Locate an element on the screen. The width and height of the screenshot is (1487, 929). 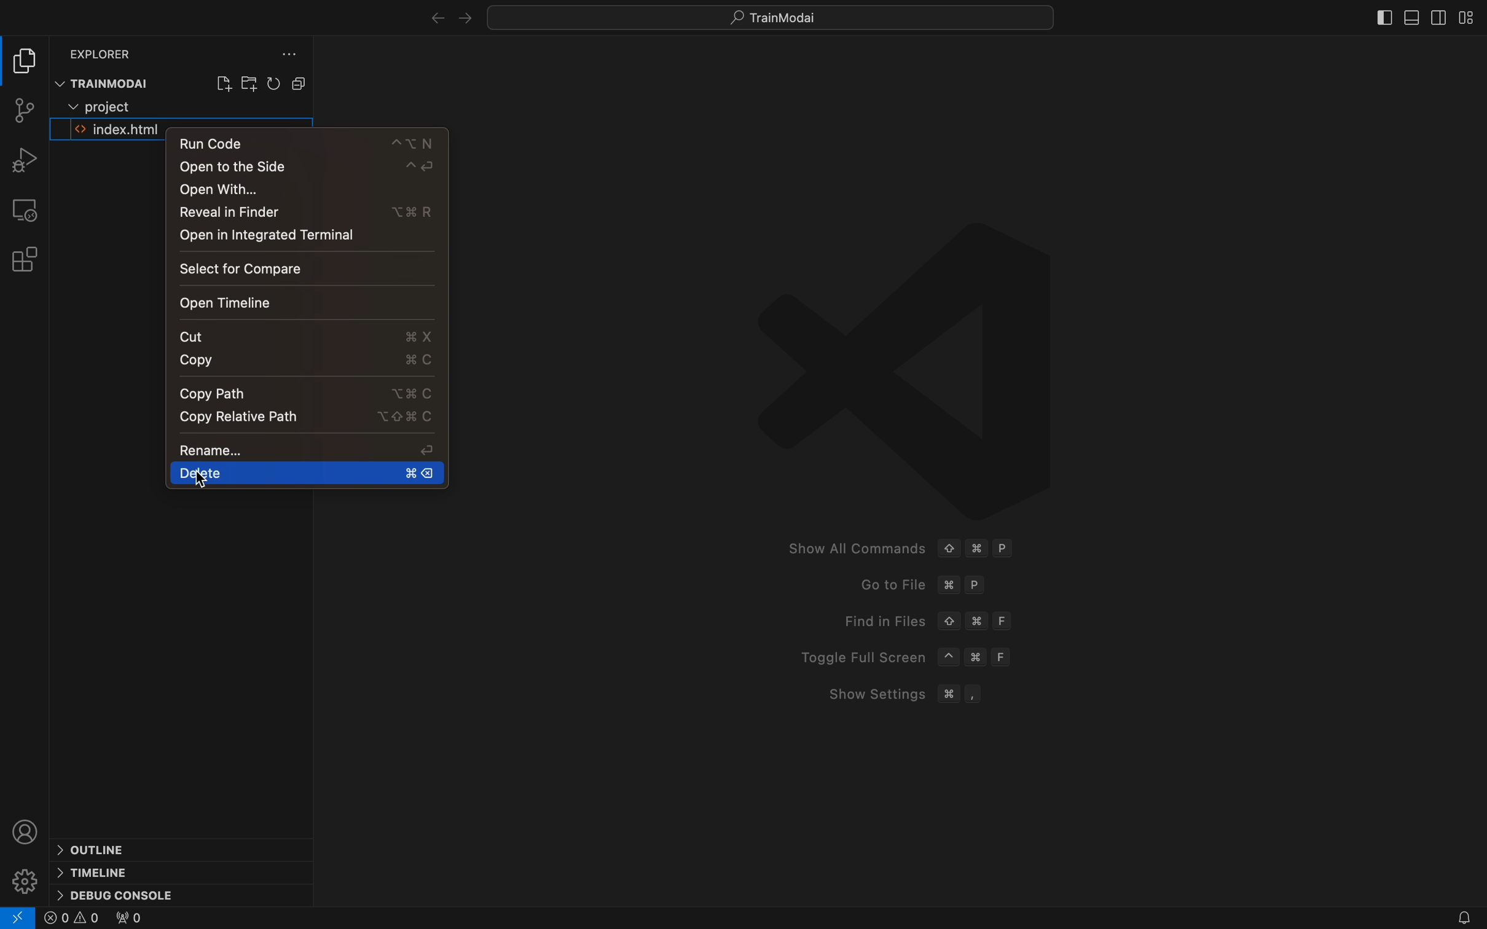
file explore is located at coordinates (26, 63).